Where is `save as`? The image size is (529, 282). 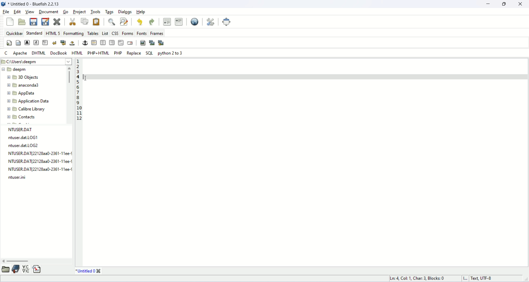 save as is located at coordinates (45, 22).